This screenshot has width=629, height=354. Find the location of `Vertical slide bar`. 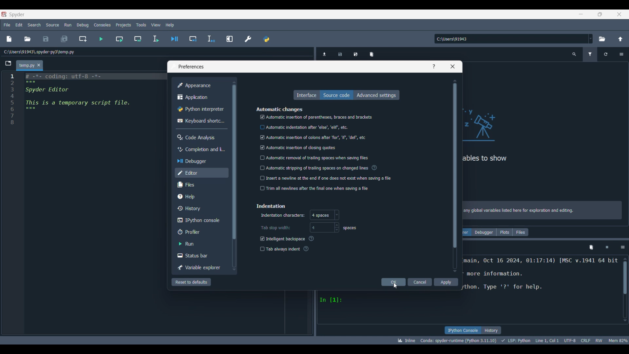

Vertical slide bar is located at coordinates (455, 176).